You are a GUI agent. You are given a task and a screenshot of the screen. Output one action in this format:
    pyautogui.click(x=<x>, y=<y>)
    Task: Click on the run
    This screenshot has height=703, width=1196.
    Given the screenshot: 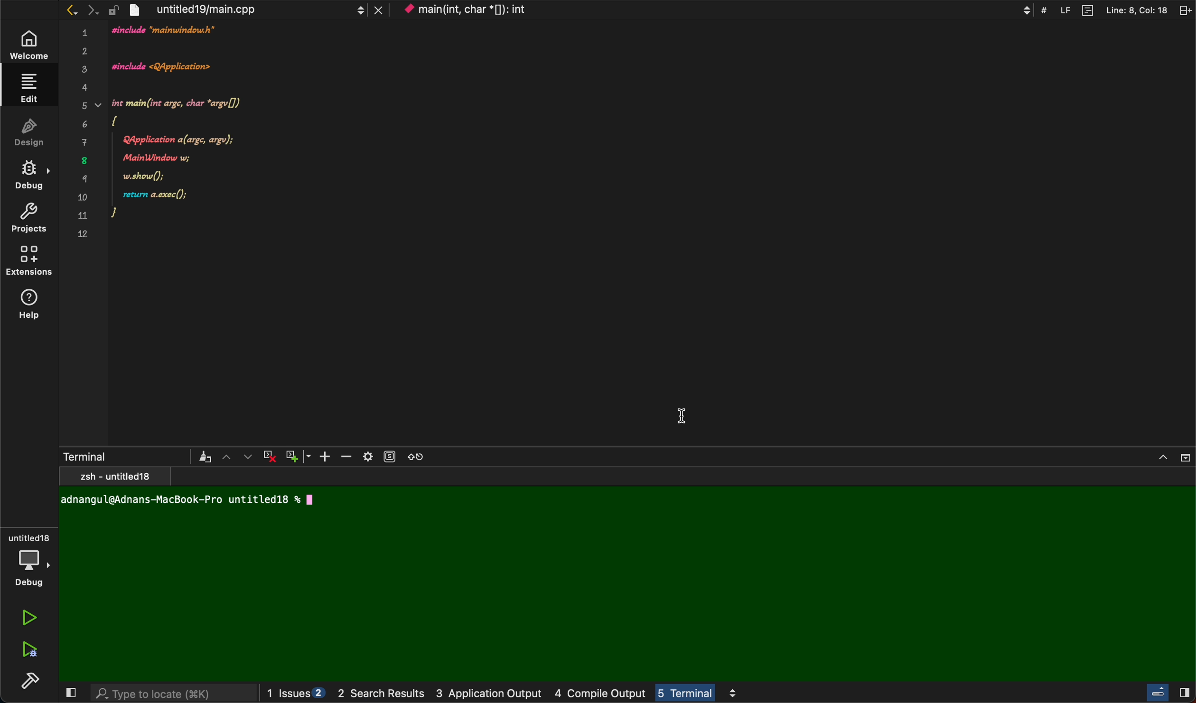 What is the action you would take?
    pyautogui.click(x=30, y=618)
    